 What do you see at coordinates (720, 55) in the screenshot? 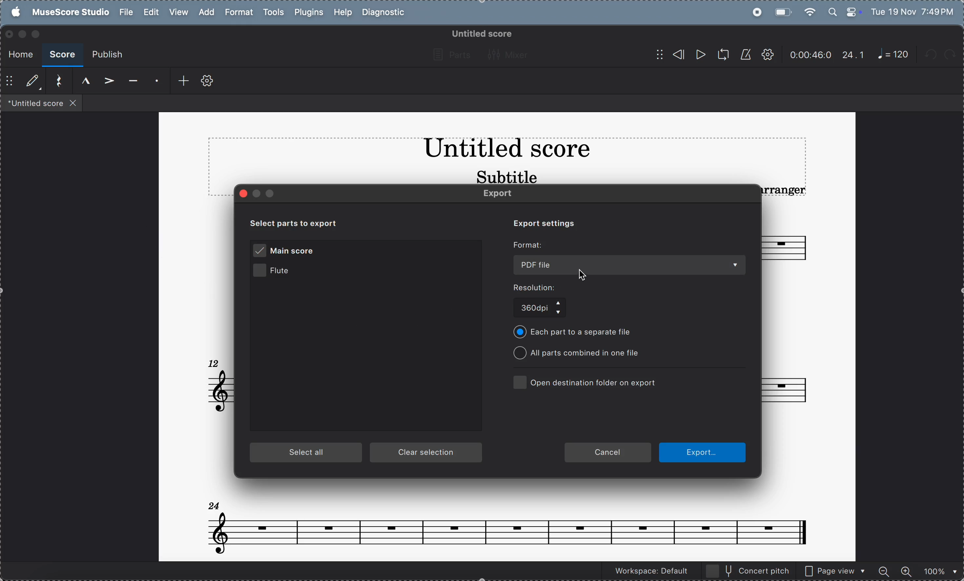
I see `loopback` at bounding box center [720, 55].